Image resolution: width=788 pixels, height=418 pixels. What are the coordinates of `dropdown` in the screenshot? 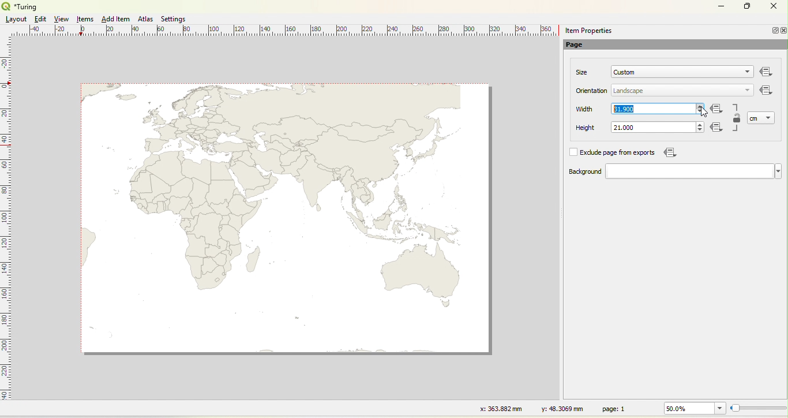 It's located at (745, 73).